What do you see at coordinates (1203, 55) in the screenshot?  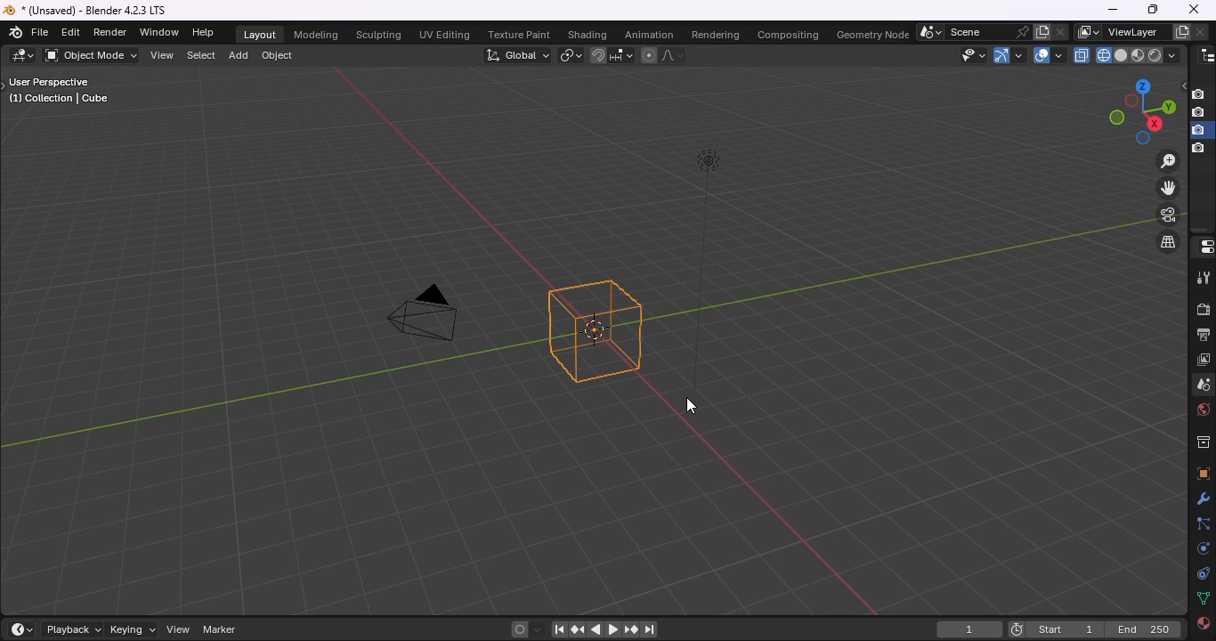 I see `editor type` at bounding box center [1203, 55].